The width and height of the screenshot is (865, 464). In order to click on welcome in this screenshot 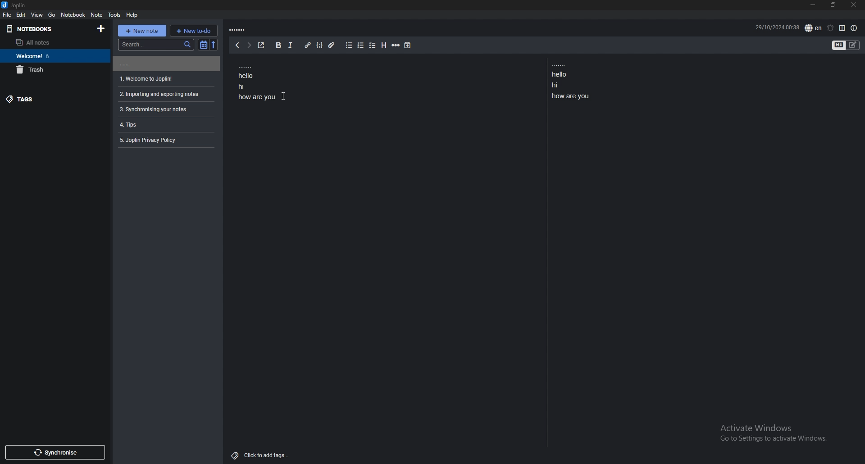, I will do `click(54, 56)`.